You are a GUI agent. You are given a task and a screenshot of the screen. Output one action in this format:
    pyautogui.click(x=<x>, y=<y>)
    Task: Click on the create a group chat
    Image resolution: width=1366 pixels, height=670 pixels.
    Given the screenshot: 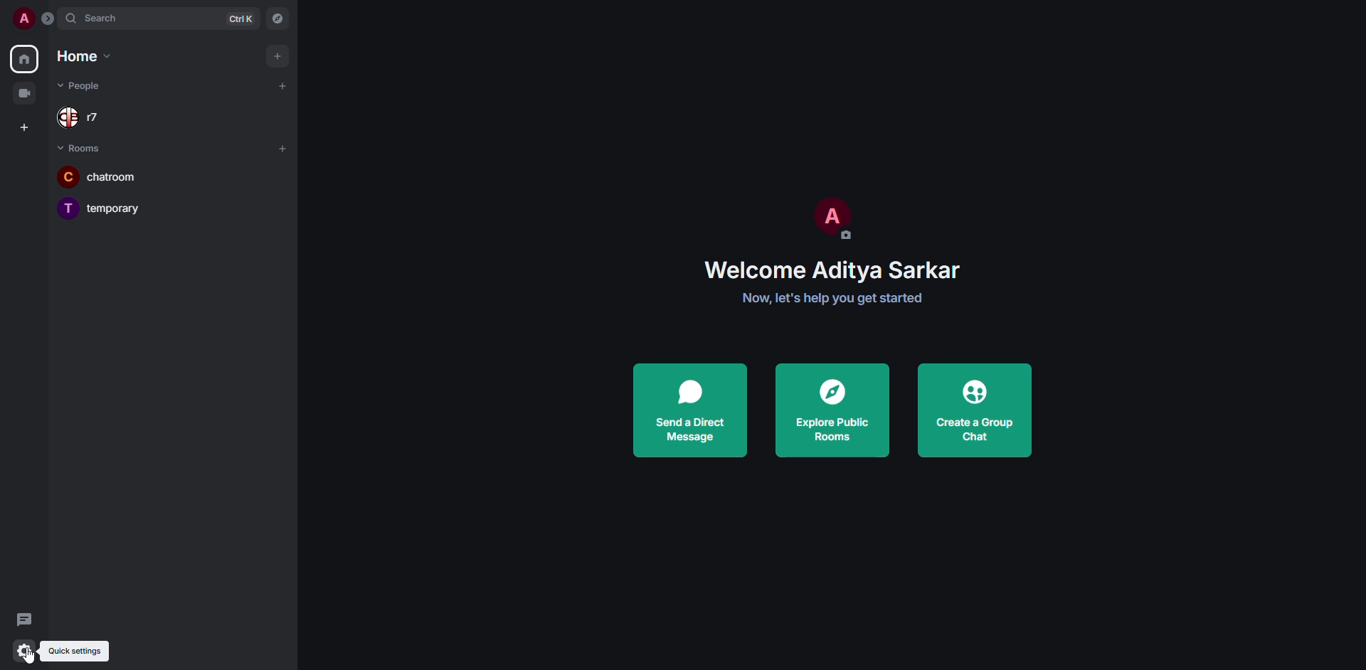 What is the action you would take?
    pyautogui.click(x=975, y=411)
    